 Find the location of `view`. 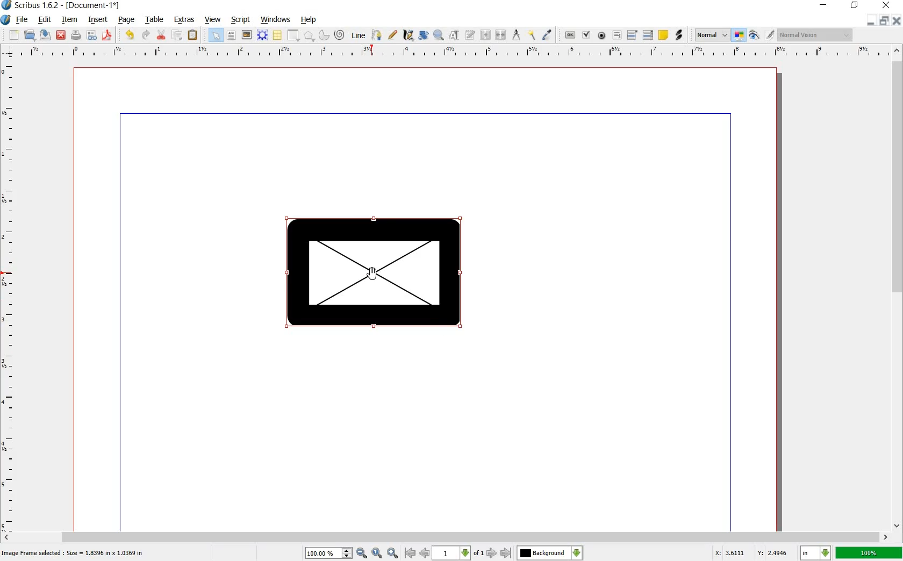

view is located at coordinates (213, 20).